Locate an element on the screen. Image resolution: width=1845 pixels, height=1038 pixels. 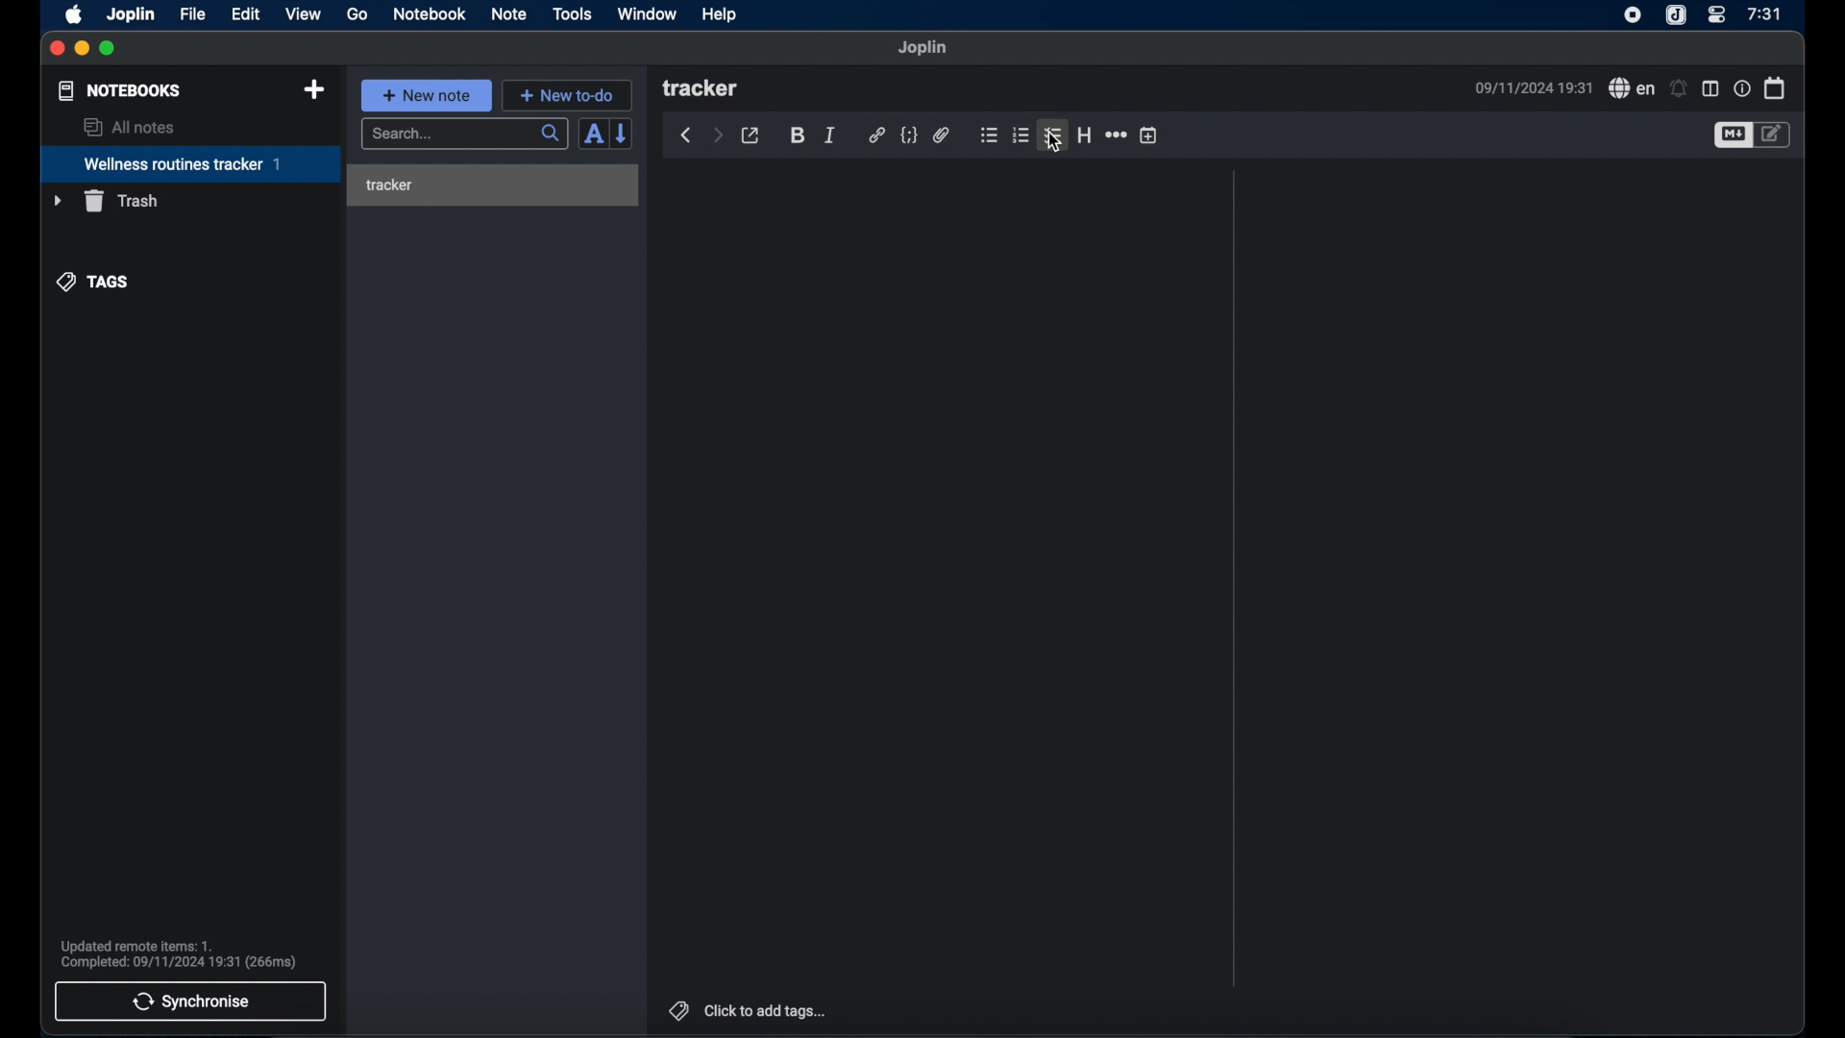
set alarms is located at coordinates (1679, 88).